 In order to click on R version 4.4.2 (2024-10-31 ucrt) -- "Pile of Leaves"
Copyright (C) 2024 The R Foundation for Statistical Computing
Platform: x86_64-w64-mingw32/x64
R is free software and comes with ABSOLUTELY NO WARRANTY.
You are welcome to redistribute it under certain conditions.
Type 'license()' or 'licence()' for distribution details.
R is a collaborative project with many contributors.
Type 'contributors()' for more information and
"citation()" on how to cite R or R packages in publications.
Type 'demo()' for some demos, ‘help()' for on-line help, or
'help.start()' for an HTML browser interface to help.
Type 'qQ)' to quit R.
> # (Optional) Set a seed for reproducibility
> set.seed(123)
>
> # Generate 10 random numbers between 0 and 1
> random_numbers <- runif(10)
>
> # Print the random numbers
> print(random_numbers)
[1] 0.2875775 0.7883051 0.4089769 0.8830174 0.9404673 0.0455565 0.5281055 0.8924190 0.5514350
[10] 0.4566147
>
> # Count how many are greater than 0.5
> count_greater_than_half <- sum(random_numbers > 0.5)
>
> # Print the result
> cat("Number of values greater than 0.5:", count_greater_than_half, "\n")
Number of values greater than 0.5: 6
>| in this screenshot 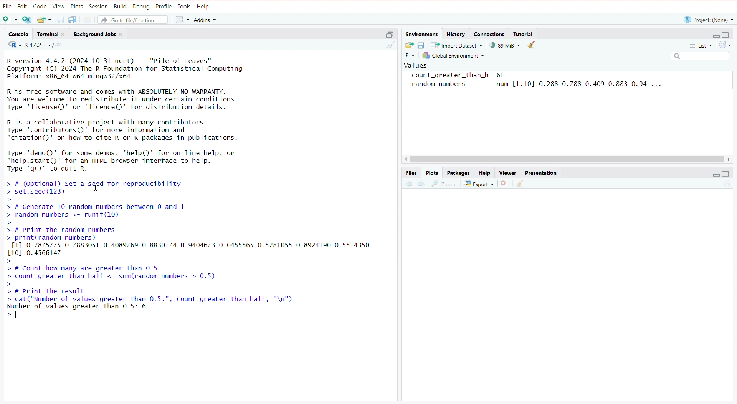, I will do `click(198, 192)`.